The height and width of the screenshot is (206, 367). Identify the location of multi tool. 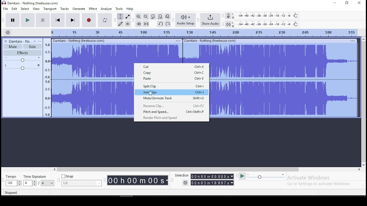
(128, 24).